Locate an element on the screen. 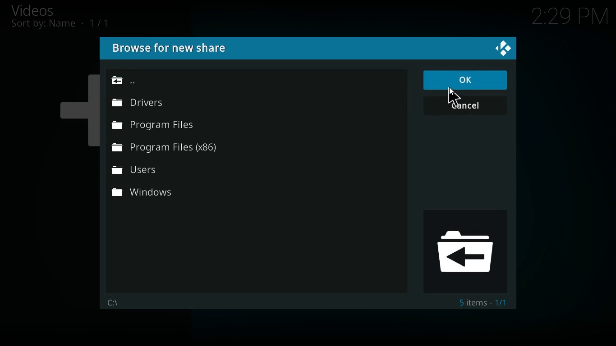 The image size is (616, 346). program files (x86) is located at coordinates (167, 149).